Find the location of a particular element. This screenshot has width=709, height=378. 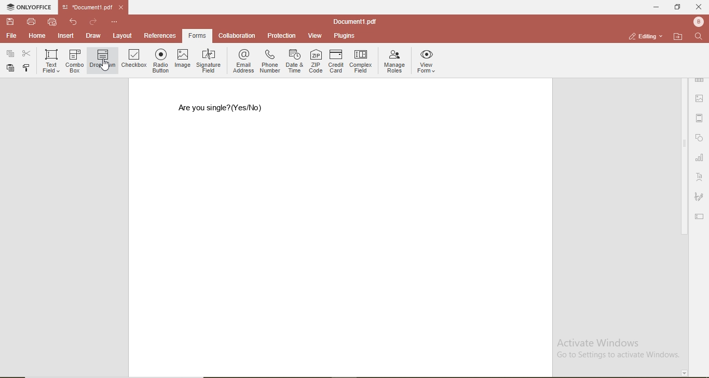

collaboration is located at coordinates (237, 36).